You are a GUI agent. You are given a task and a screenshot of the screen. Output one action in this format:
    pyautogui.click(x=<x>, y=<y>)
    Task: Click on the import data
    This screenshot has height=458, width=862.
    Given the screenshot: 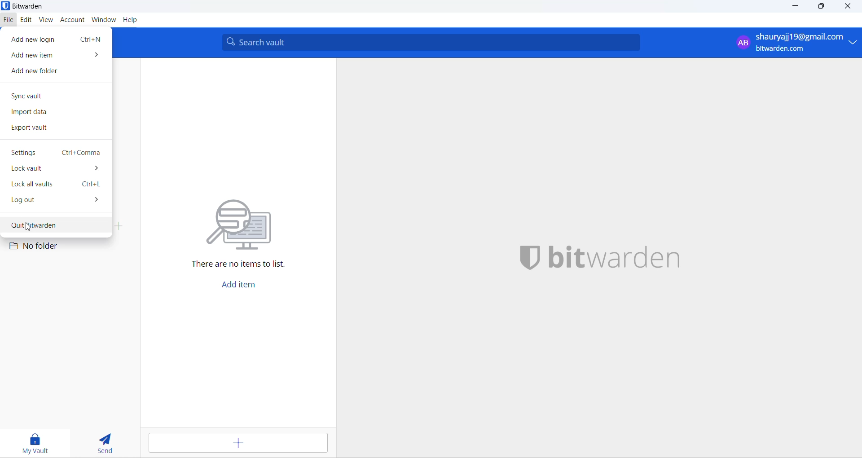 What is the action you would take?
    pyautogui.click(x=57, y=112)
    